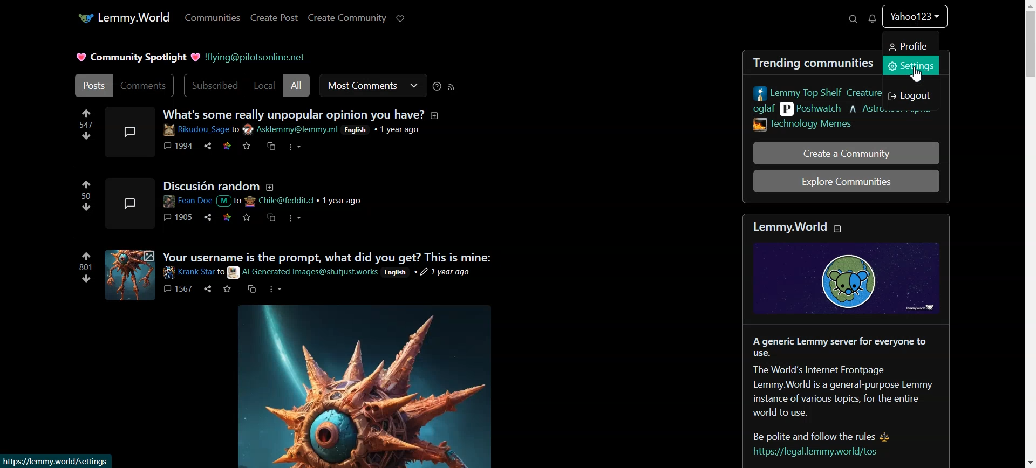  I want to click on Communities, so click(214, 18).